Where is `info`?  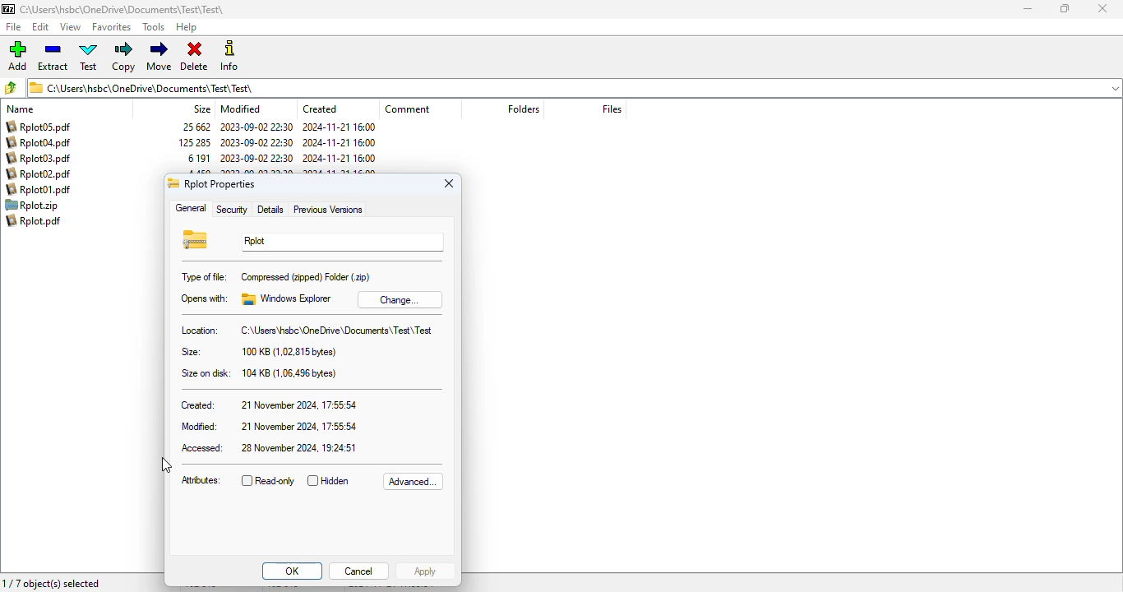 info is located at coordinates (231, 55).